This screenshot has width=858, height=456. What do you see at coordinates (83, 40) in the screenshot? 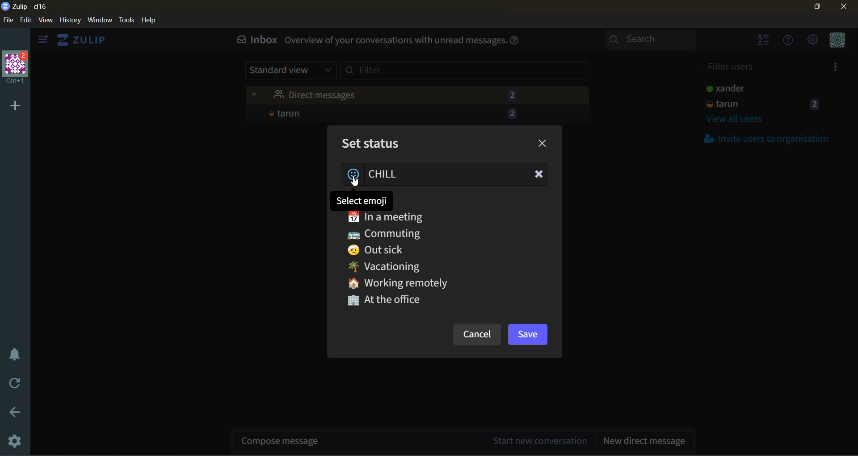
I see `view home` at bounding box center [83, 40].